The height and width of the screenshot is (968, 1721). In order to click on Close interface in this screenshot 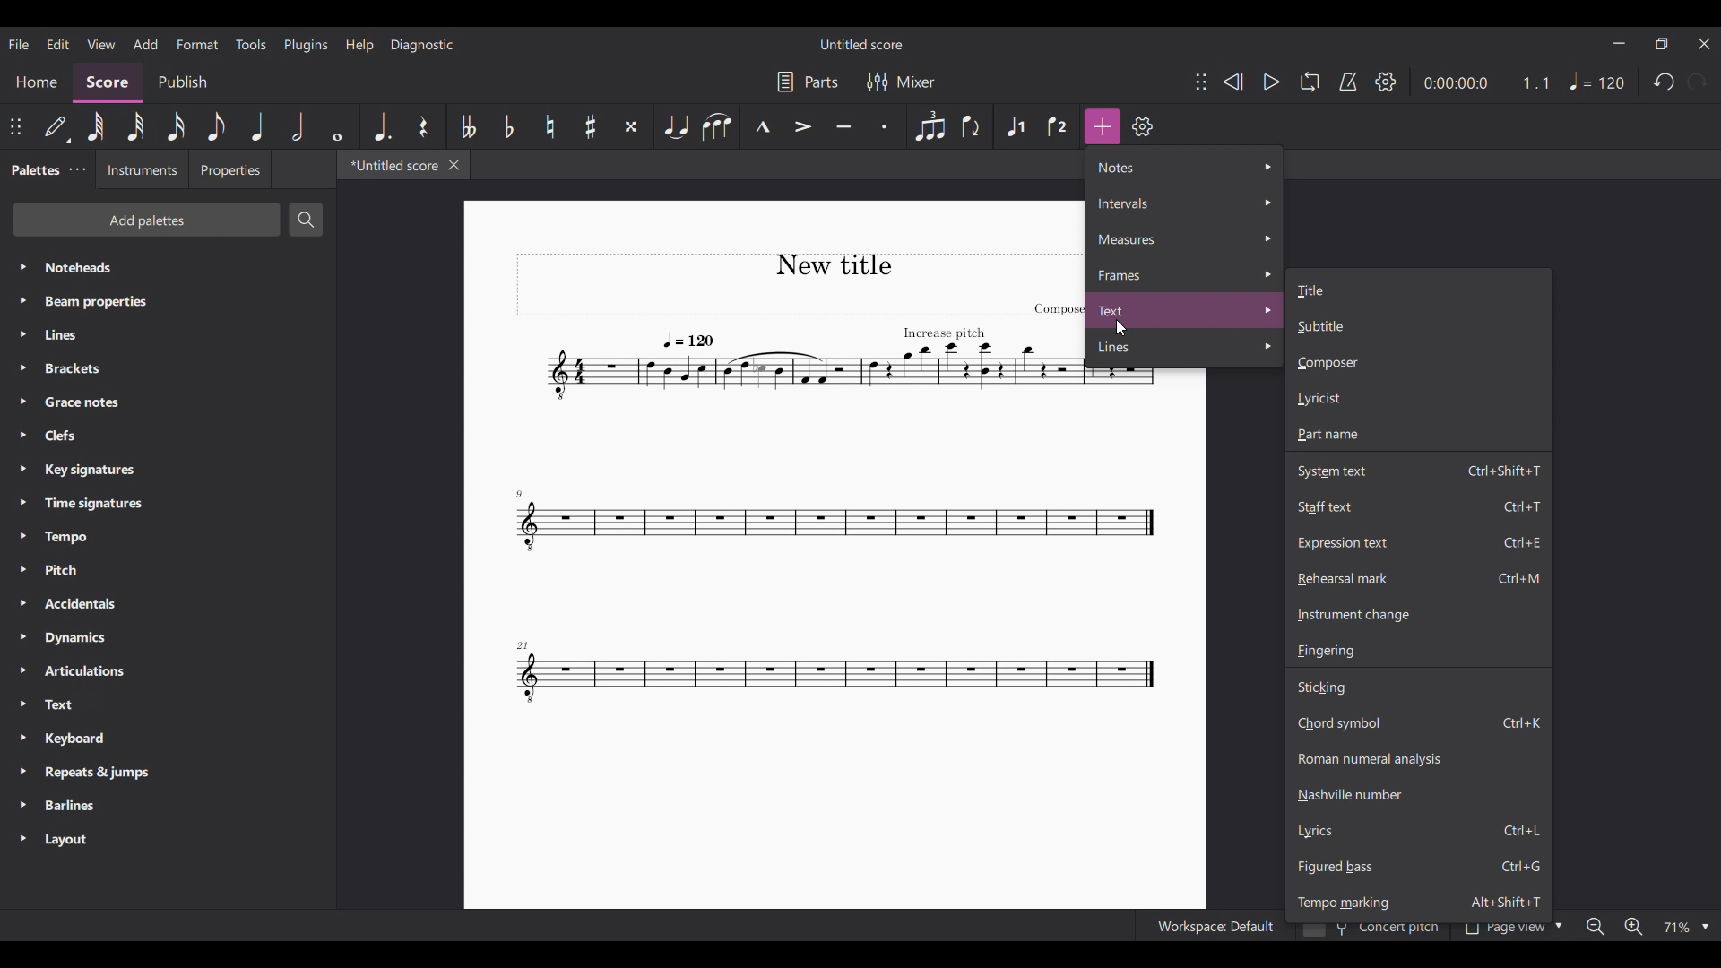, I will do `click(1705, 45)`.